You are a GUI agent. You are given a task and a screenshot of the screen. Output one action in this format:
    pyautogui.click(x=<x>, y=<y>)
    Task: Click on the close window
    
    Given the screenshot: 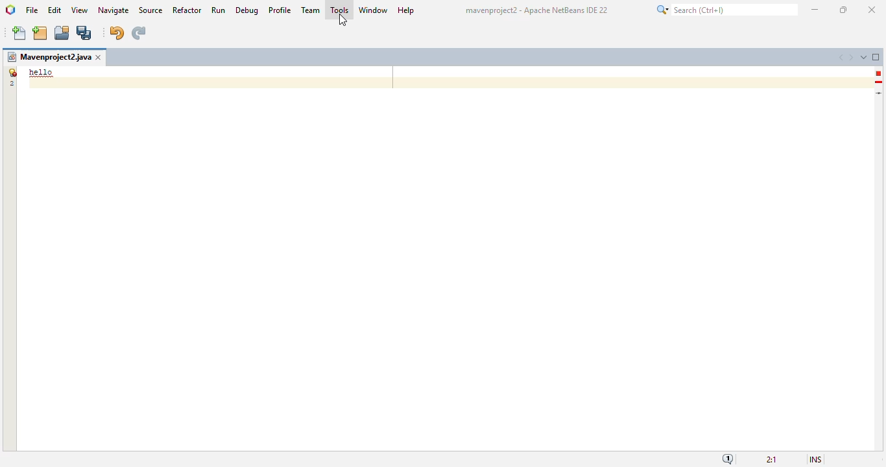 What is the action you would take?
    pyautogui.click(x=99, y=57)
    